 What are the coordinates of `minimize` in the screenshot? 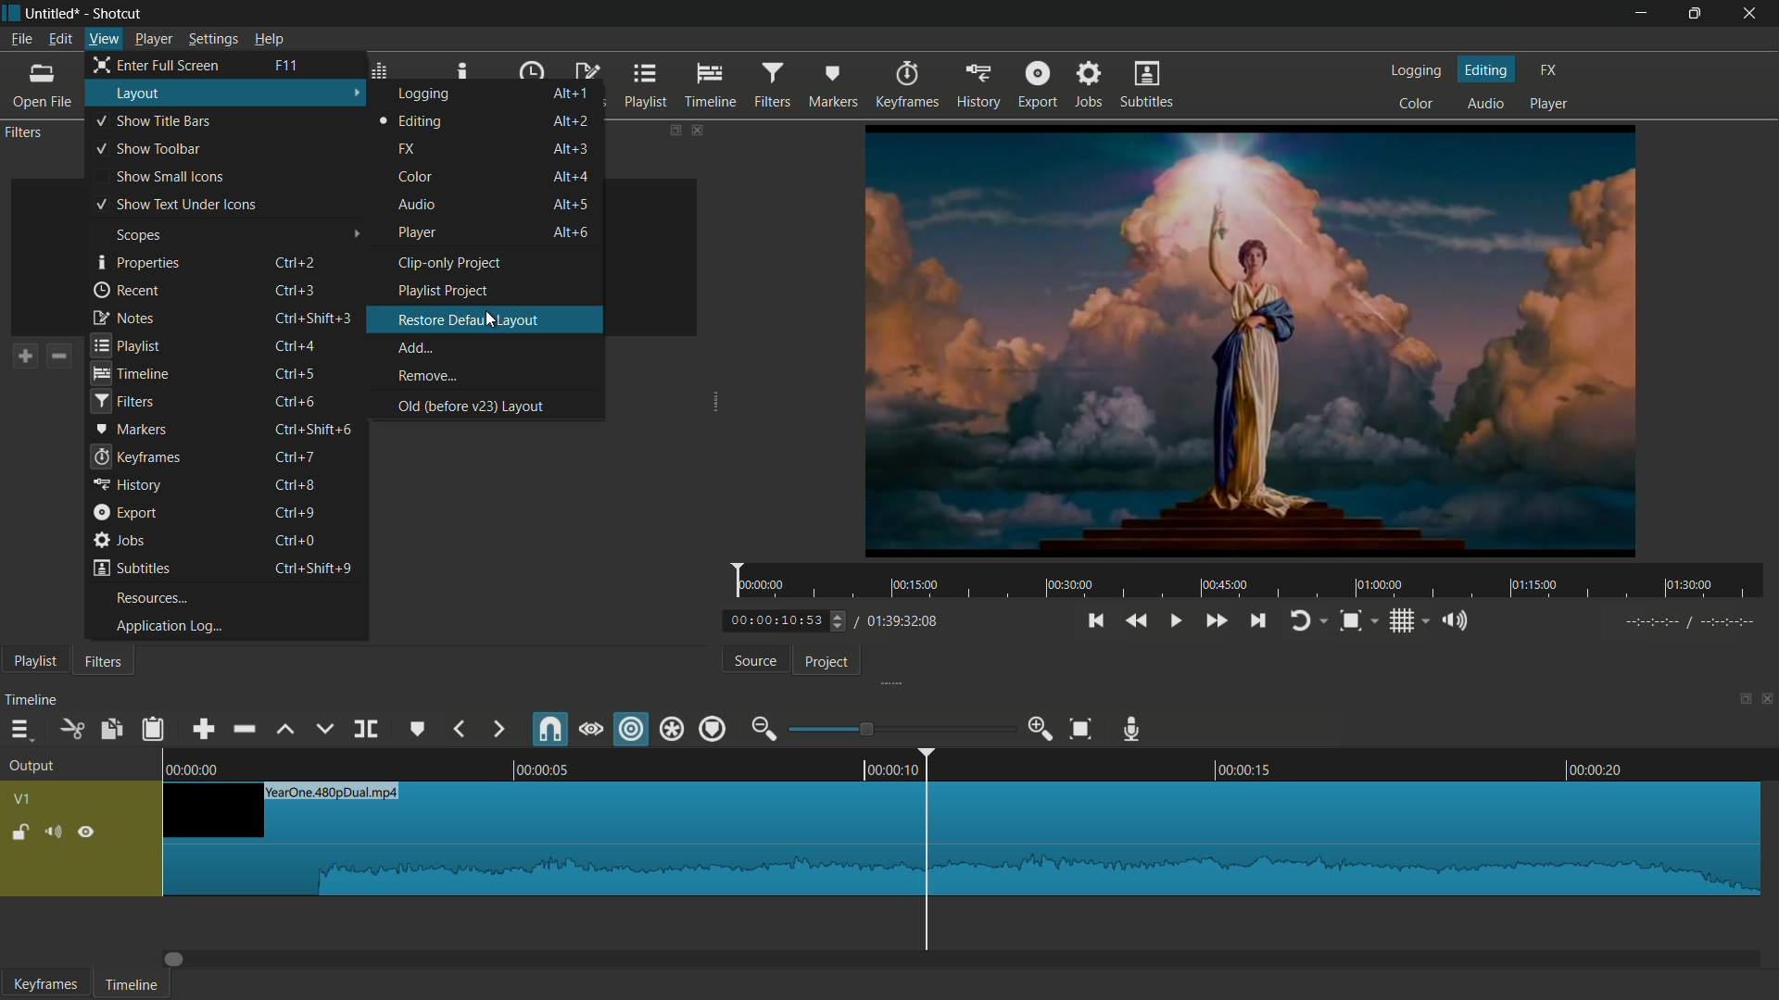 It's located at (1645, 13).